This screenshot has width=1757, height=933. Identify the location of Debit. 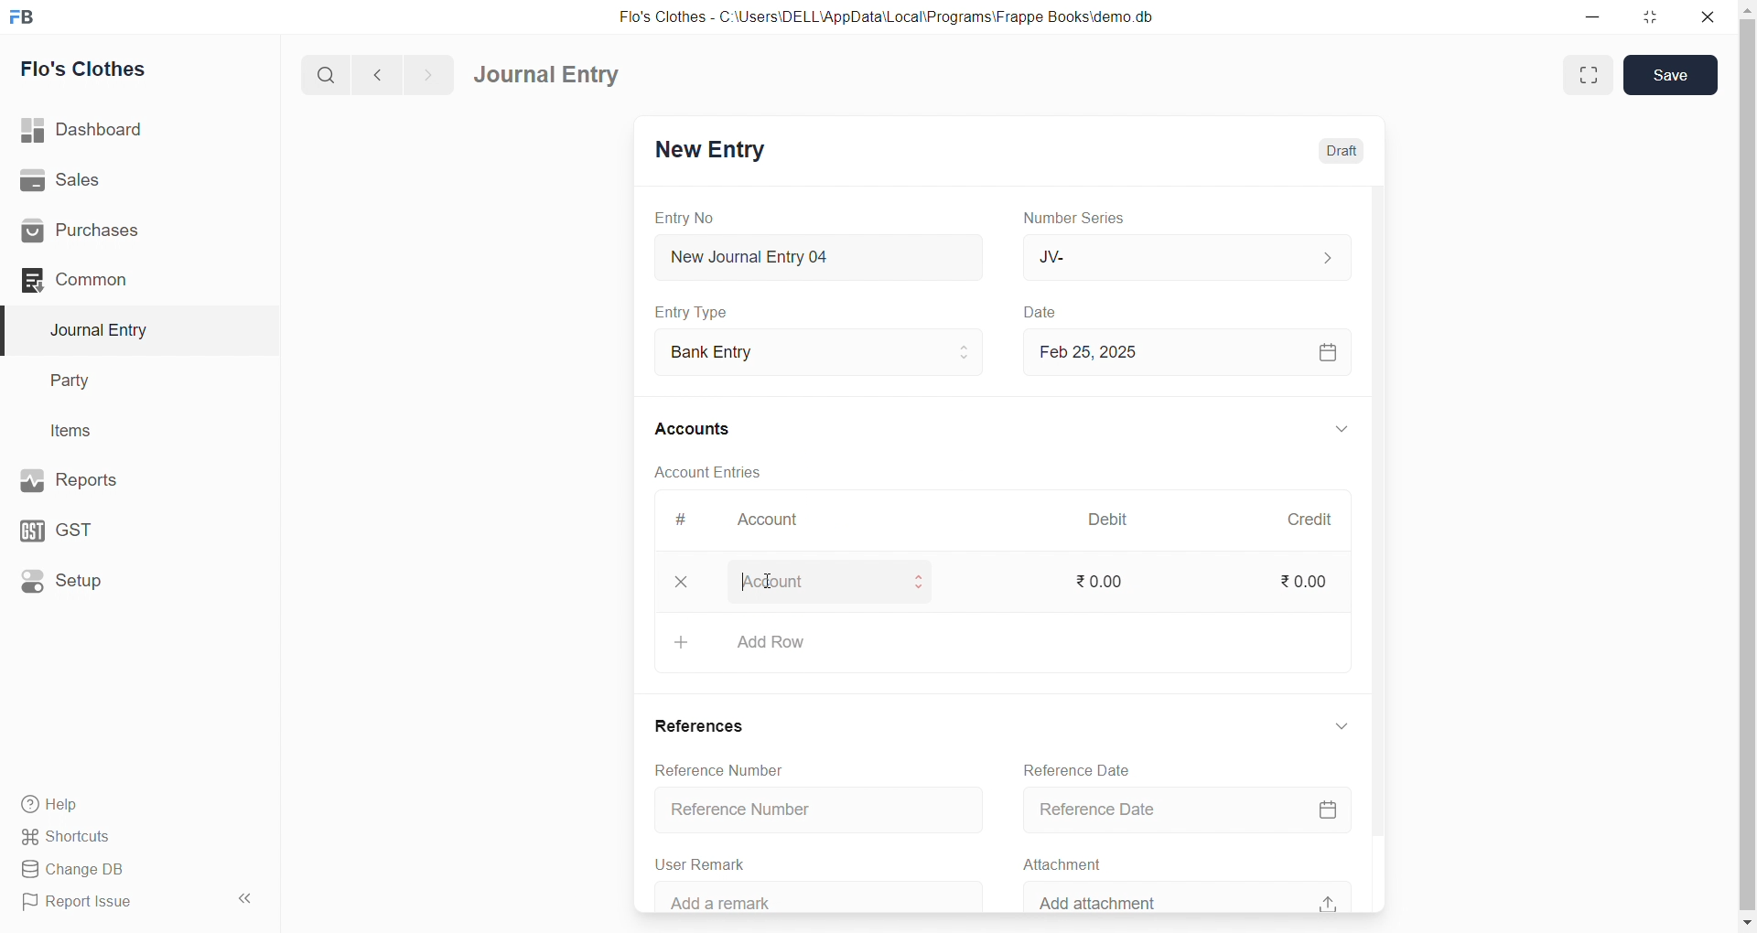
(1118, 521).